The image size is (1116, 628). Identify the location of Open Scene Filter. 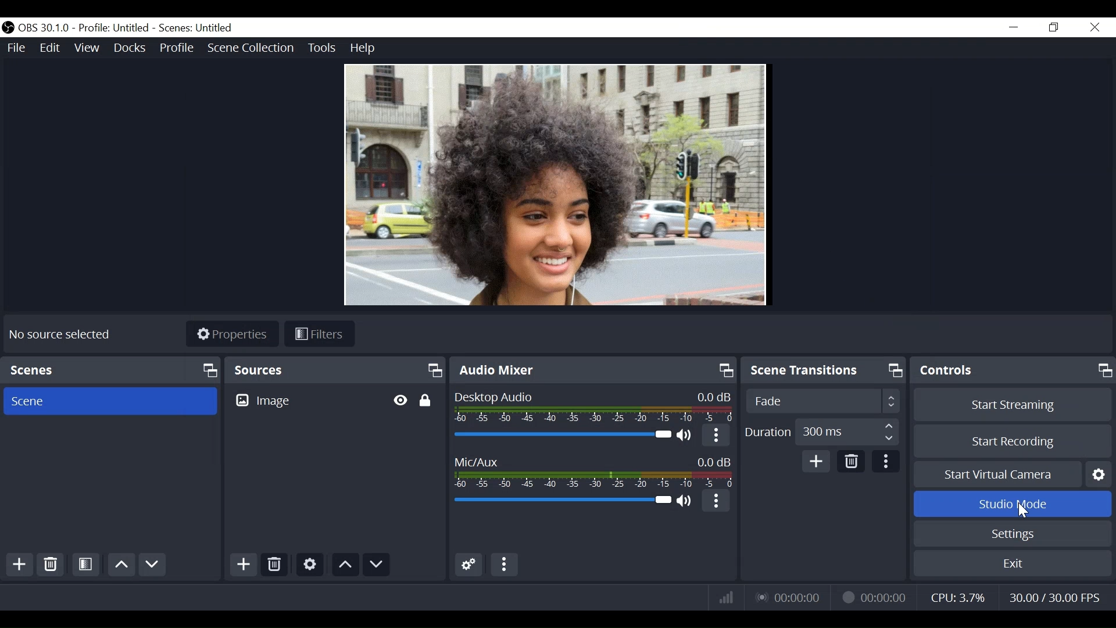
(85, 566).